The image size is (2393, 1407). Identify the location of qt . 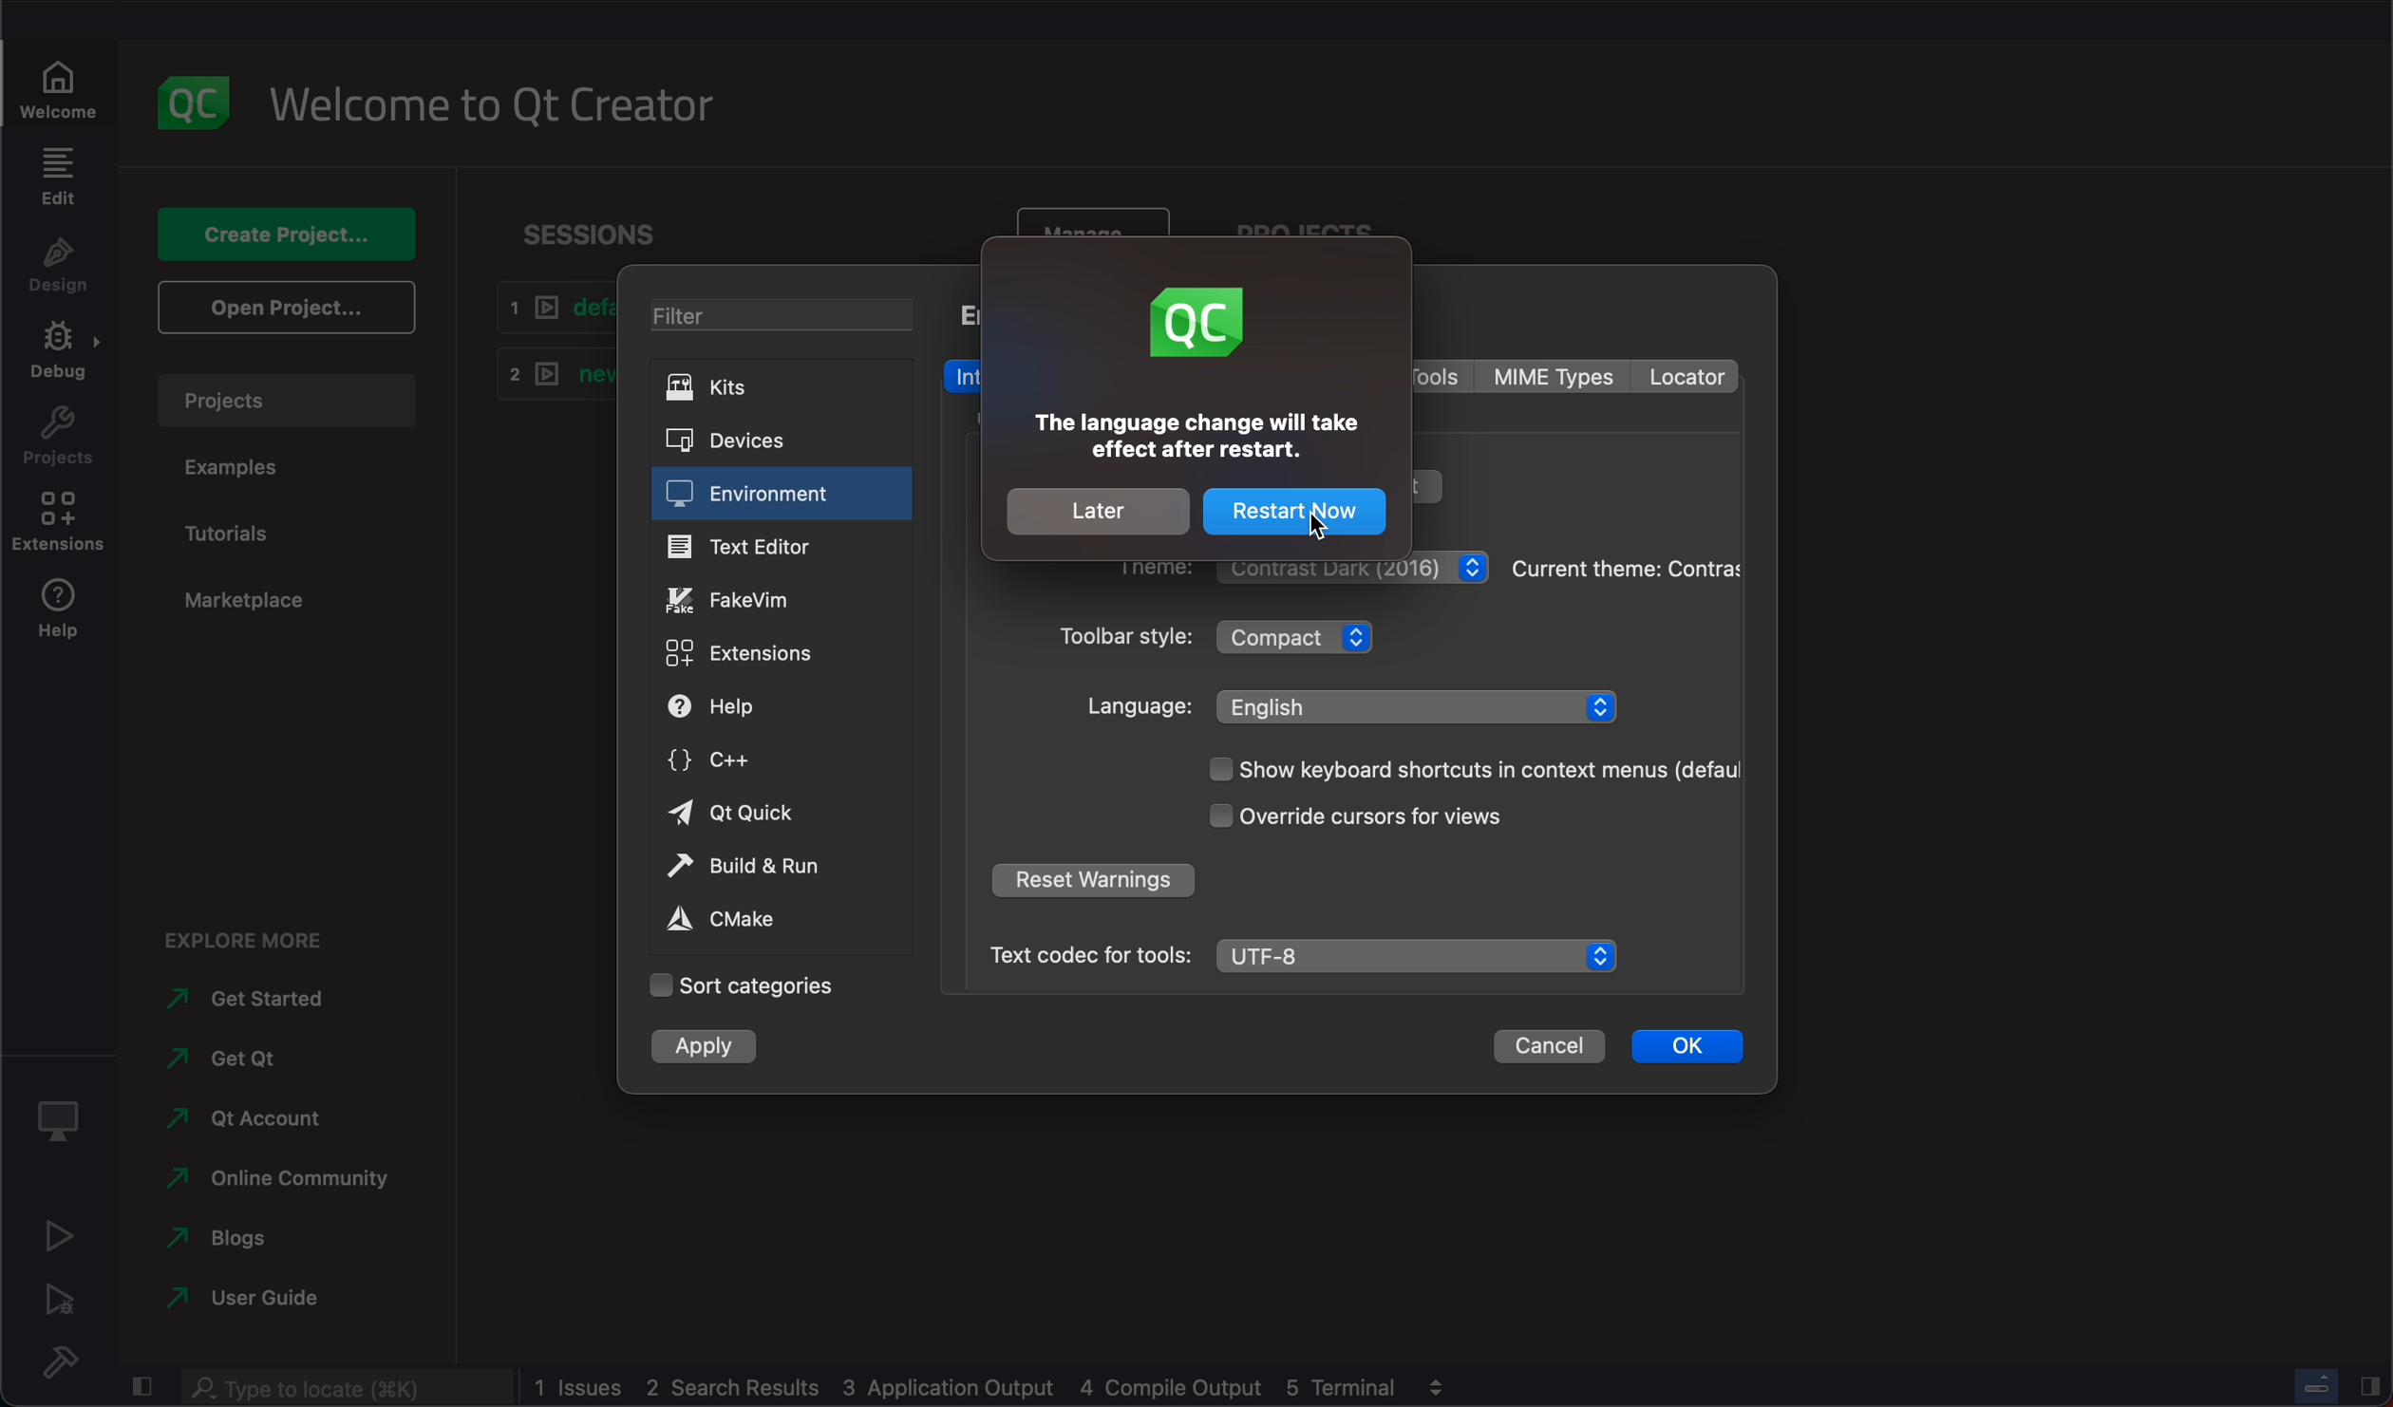
(780, 814).